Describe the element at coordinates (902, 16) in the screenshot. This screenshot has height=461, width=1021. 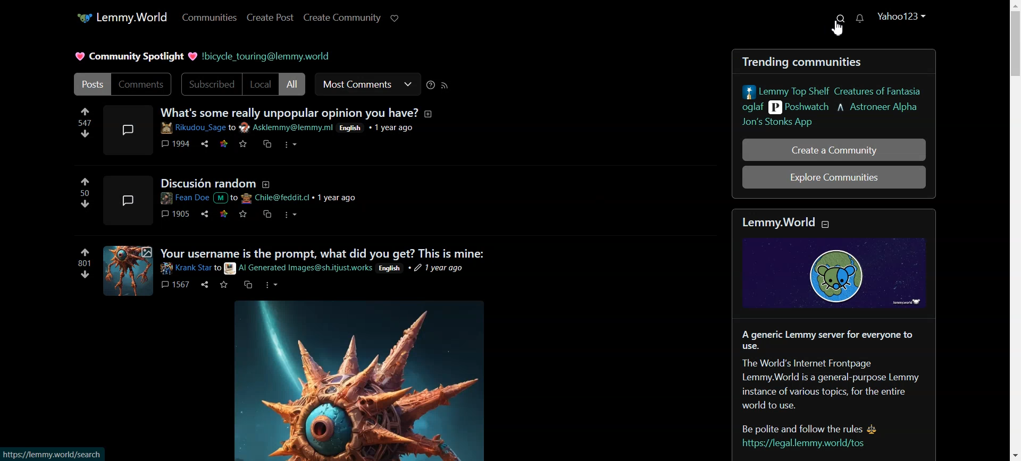
I see `Yahoo123` at that location.